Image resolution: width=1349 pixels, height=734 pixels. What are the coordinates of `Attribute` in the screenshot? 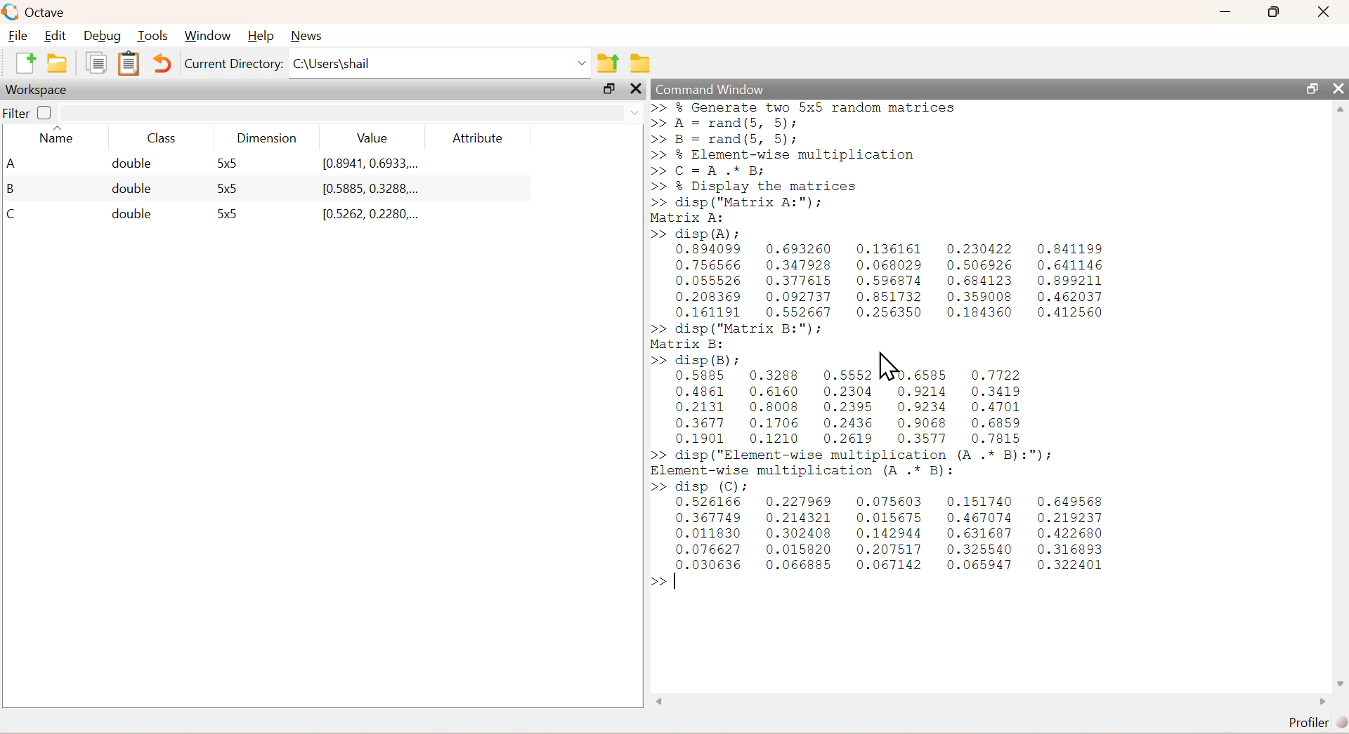 It's located at (477, 134).